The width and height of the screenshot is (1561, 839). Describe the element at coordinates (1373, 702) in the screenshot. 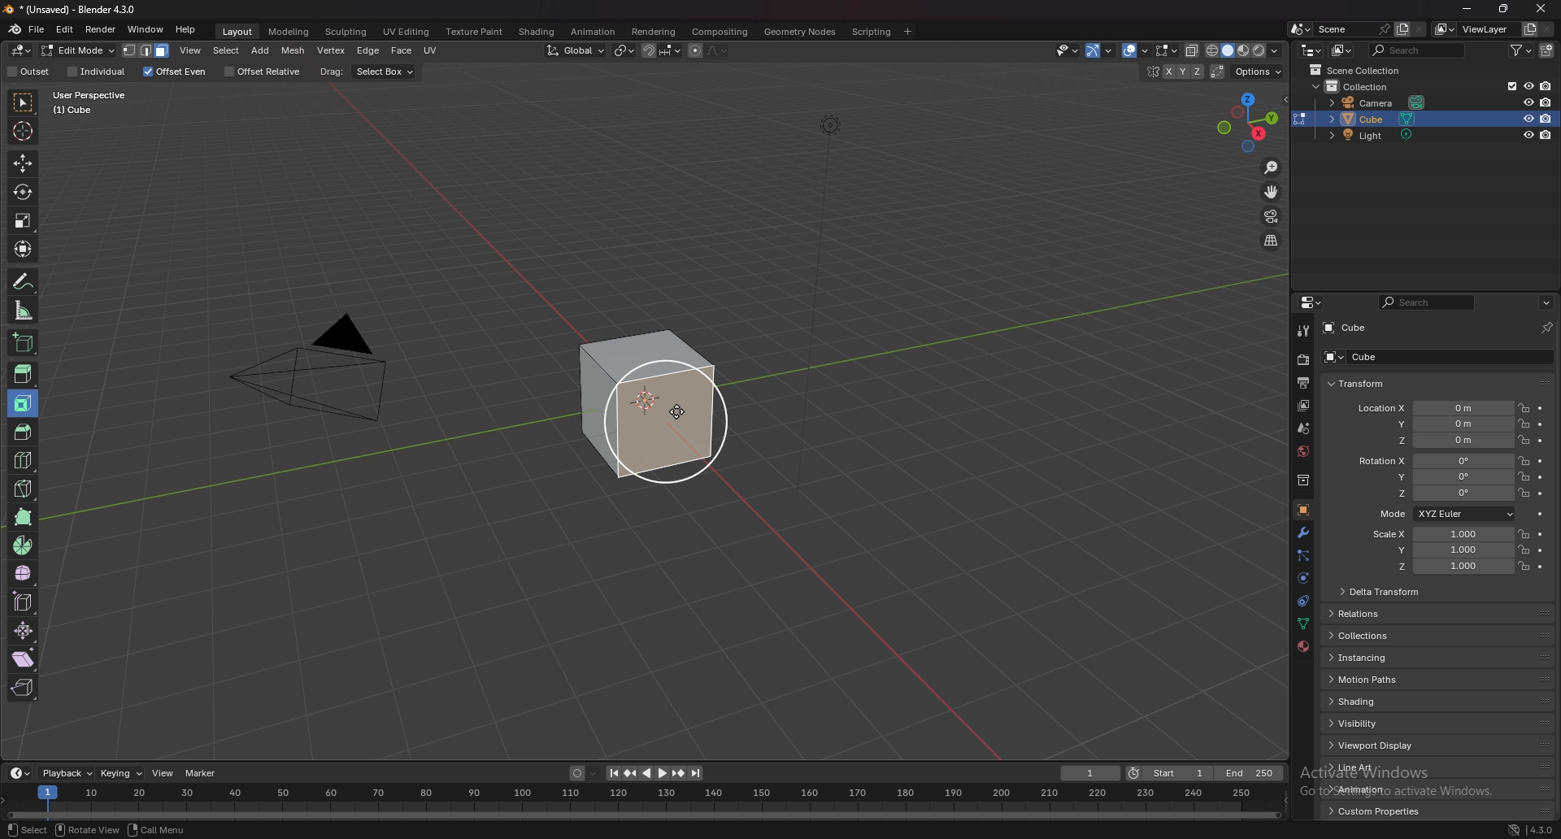

I see `shading` at that location.